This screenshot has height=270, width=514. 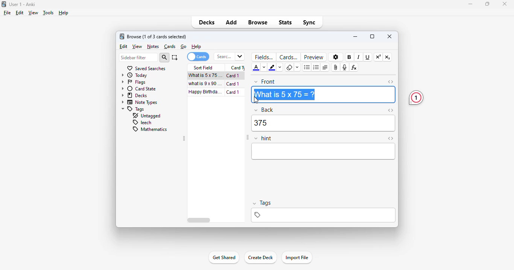 I want to click on cursor, so click(x=258, y=100).